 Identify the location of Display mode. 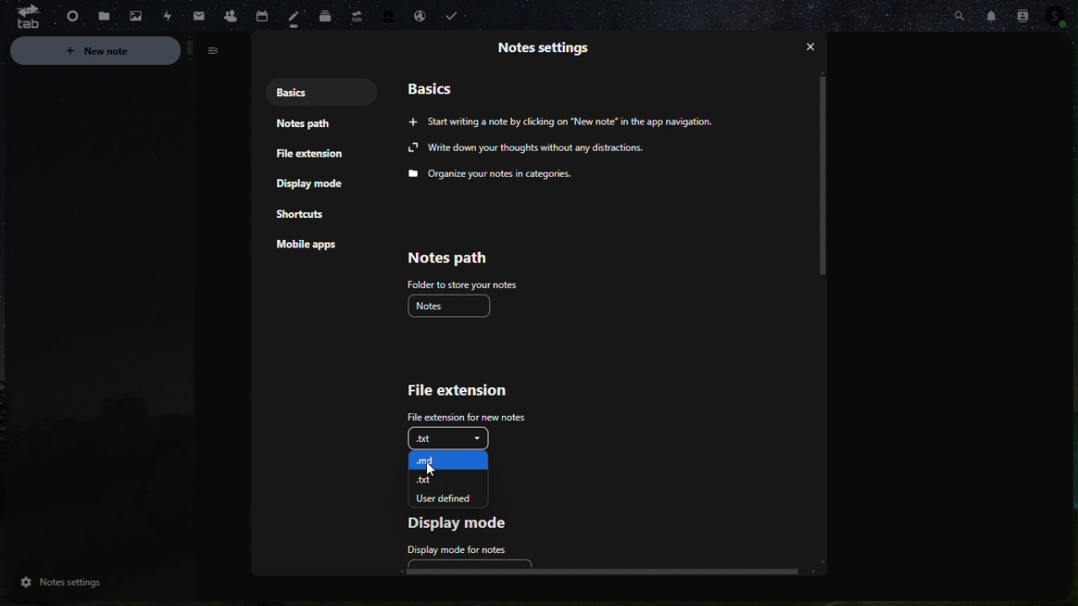
(461, 525).